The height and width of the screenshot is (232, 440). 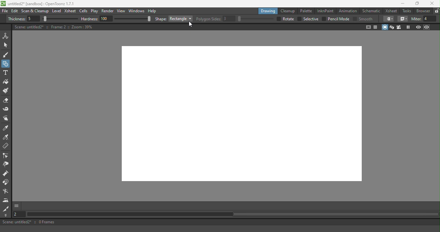 I want to click on Tasks, so click(x=407, y=11).